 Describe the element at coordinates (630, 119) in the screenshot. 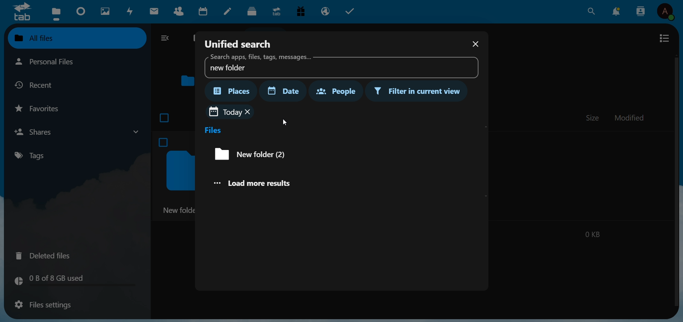

I see `modified` at that location.